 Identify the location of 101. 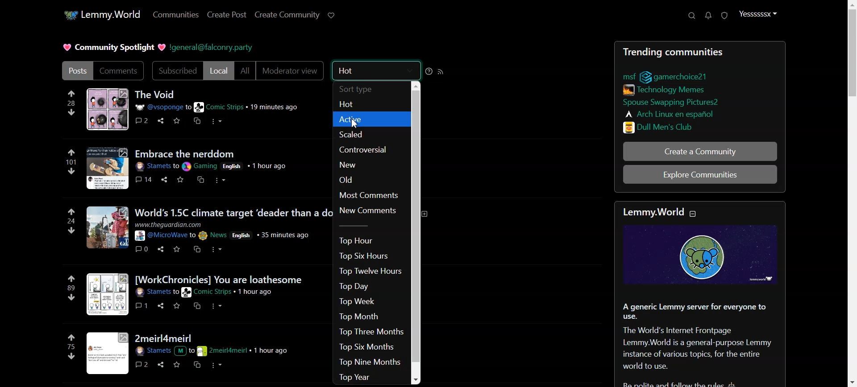
(71, 161).